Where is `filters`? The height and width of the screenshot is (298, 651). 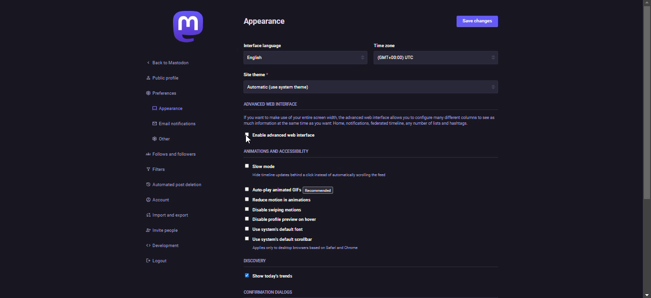
filters is located at coordinates (156, 171).